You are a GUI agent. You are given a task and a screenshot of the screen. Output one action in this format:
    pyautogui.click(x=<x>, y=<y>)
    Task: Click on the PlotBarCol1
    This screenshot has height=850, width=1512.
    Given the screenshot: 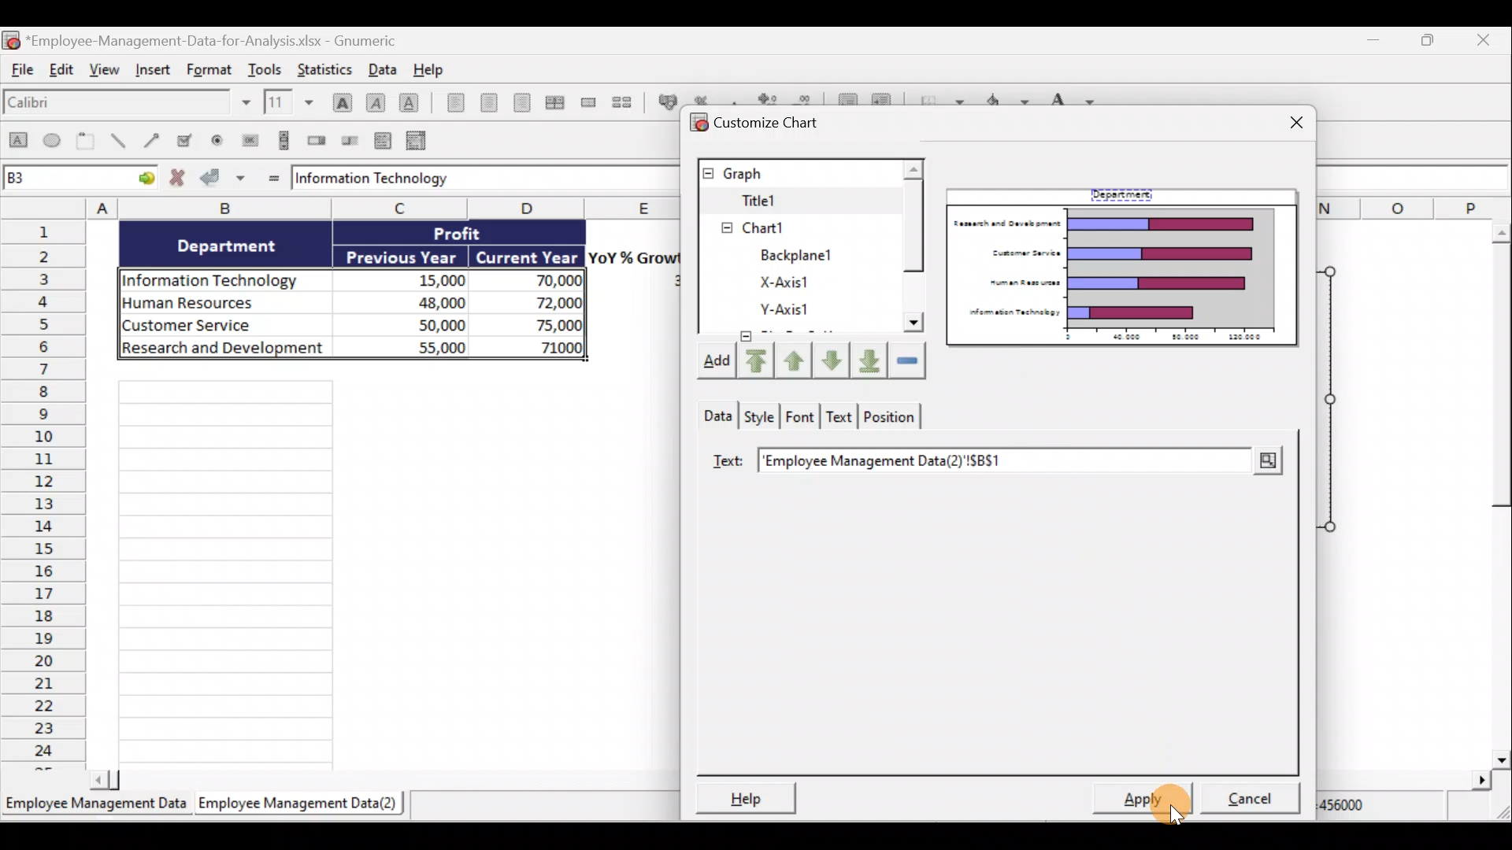 What is the action you would take?
    pyautogui.click(x=785, y=311)
    